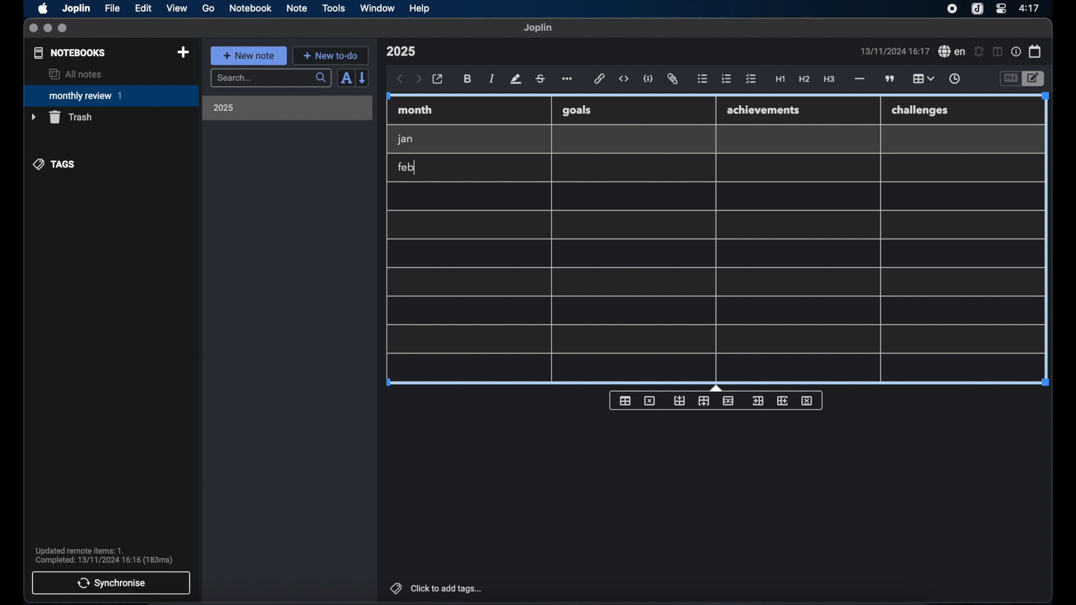 The height and width of the screenshot is (605, 1076). I want to click on insert table, so click(625, 401).